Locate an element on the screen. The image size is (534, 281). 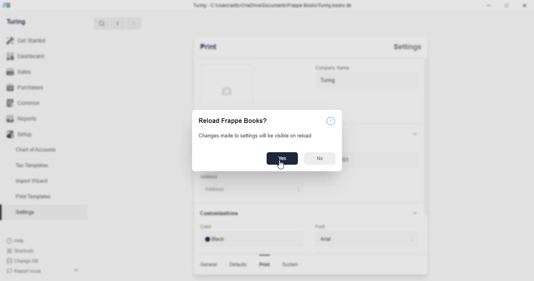
Setup is located at coordinates (42, 133).